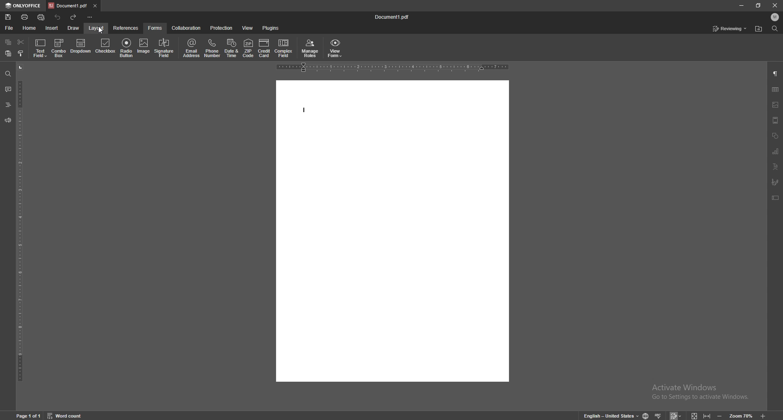 Image resolution: width=783 pixels, height=420 pixels. What do you see at coordinates (18, 223) in the screenshot?
I see `vertical scale` at bounding box center [18, 223].